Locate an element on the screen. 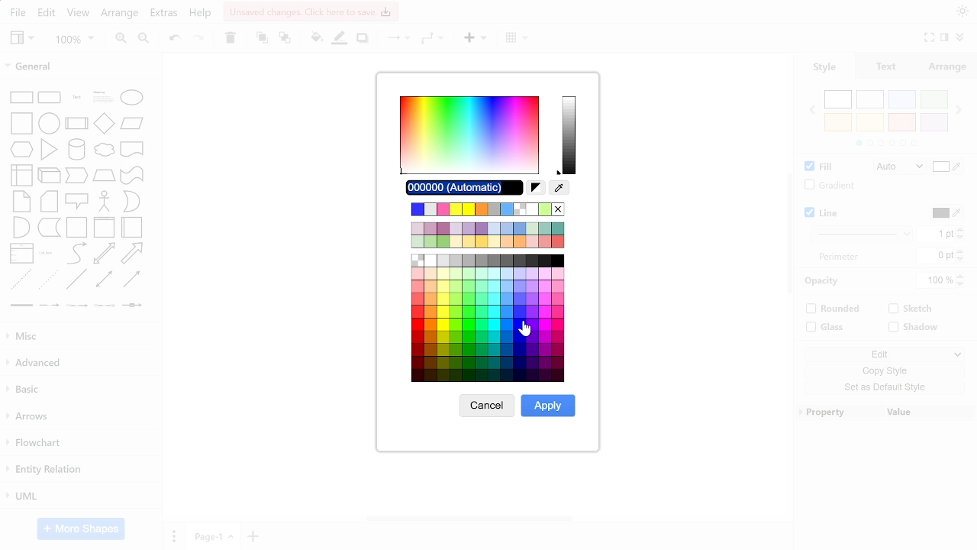 The width and height of the screenshot is (977, 550). table is located at coordinates (519, 39).